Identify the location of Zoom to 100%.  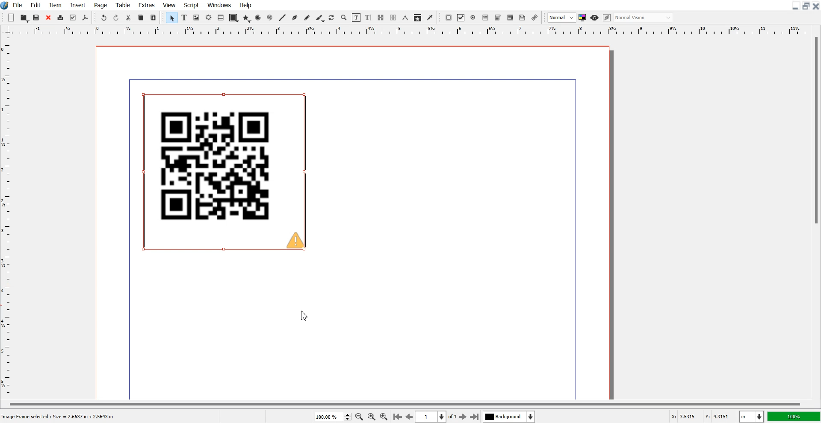
(371, 416).